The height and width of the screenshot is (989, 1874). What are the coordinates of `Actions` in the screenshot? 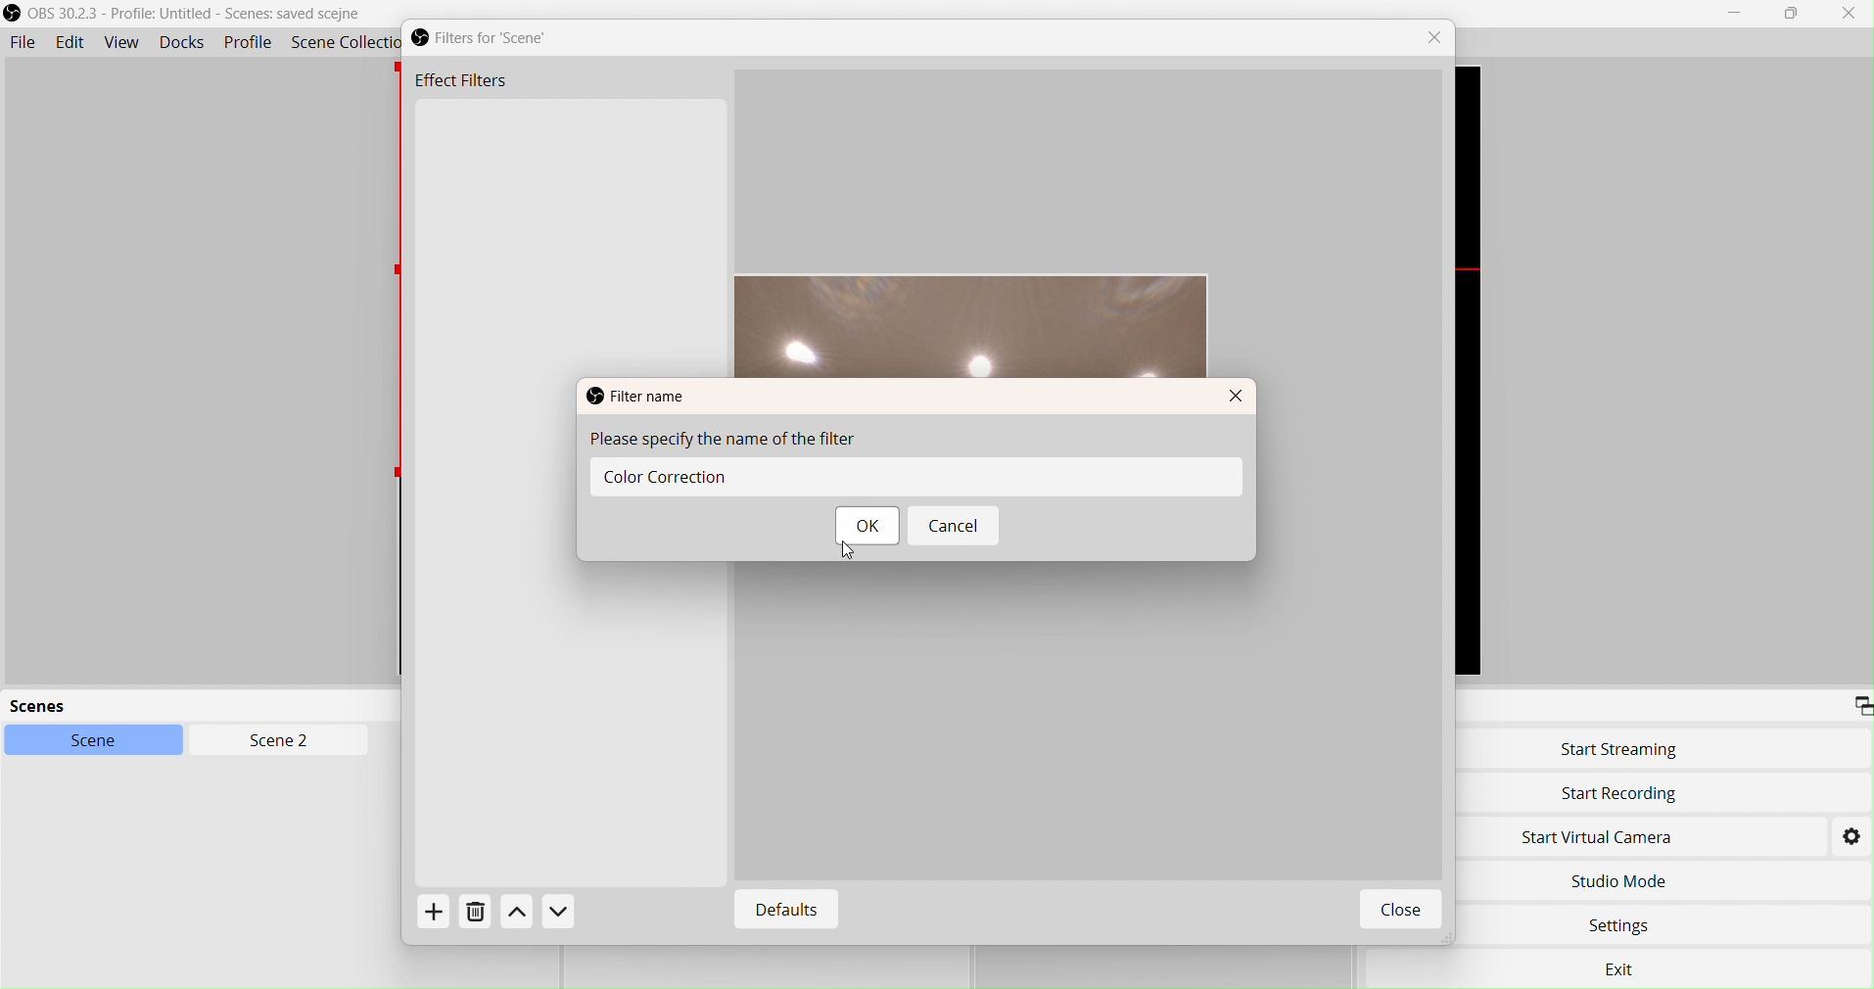 It's located at (539, 914).